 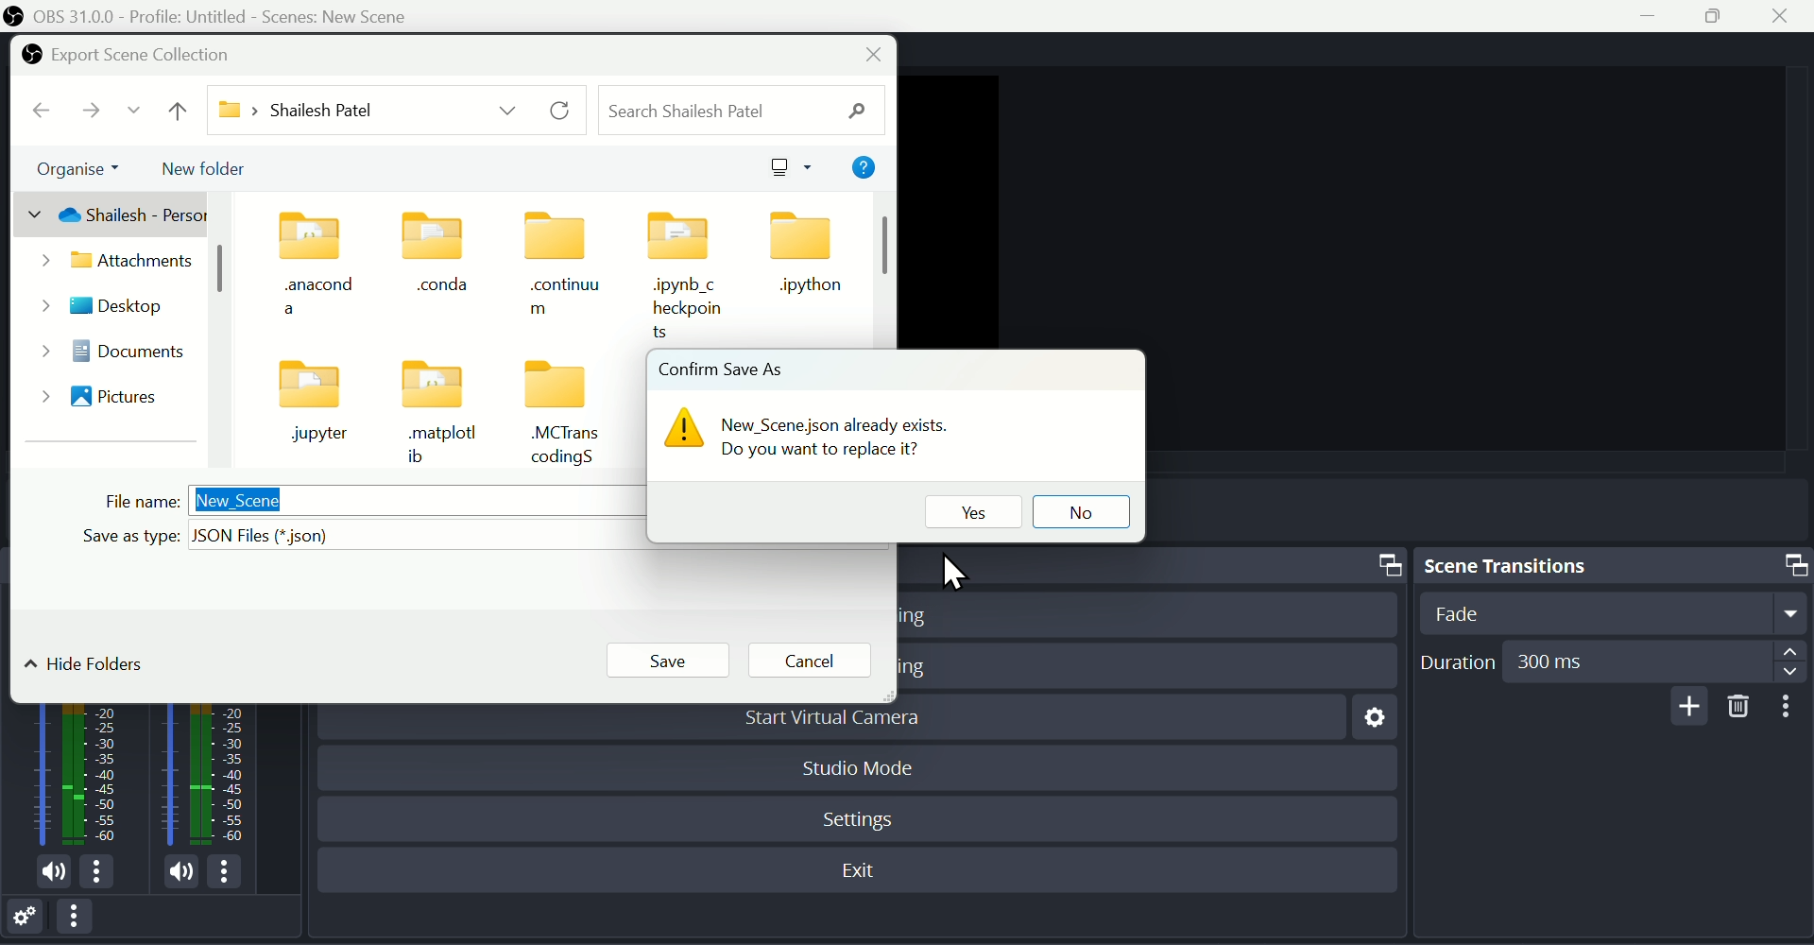 I want to click on Scene transition, so click(x=1611, y=563).